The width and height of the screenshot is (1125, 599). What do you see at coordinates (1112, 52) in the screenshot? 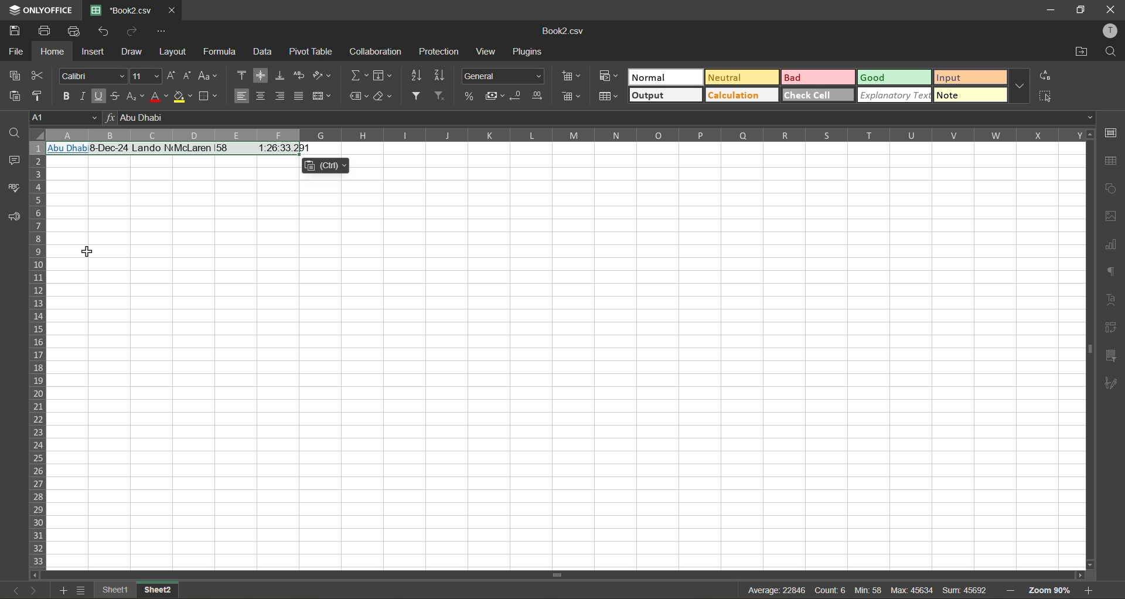
I see `find` at bounding box center [1112, 52].